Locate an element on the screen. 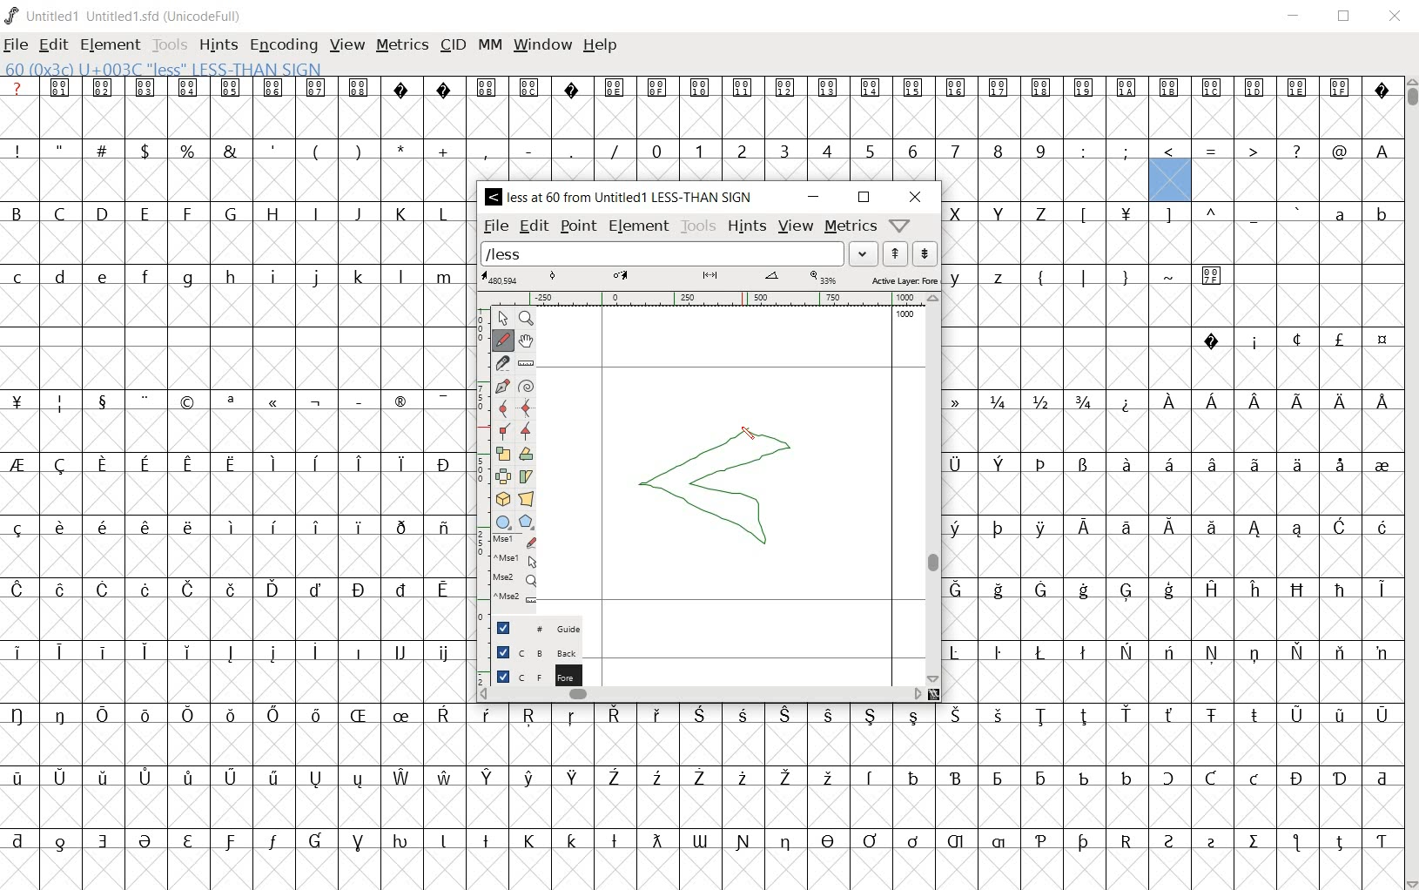  empty cells is located at coordinates (241, 495).